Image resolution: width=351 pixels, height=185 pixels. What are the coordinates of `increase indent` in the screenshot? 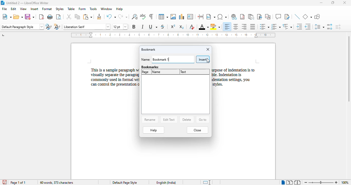 It's located at (299, 26).